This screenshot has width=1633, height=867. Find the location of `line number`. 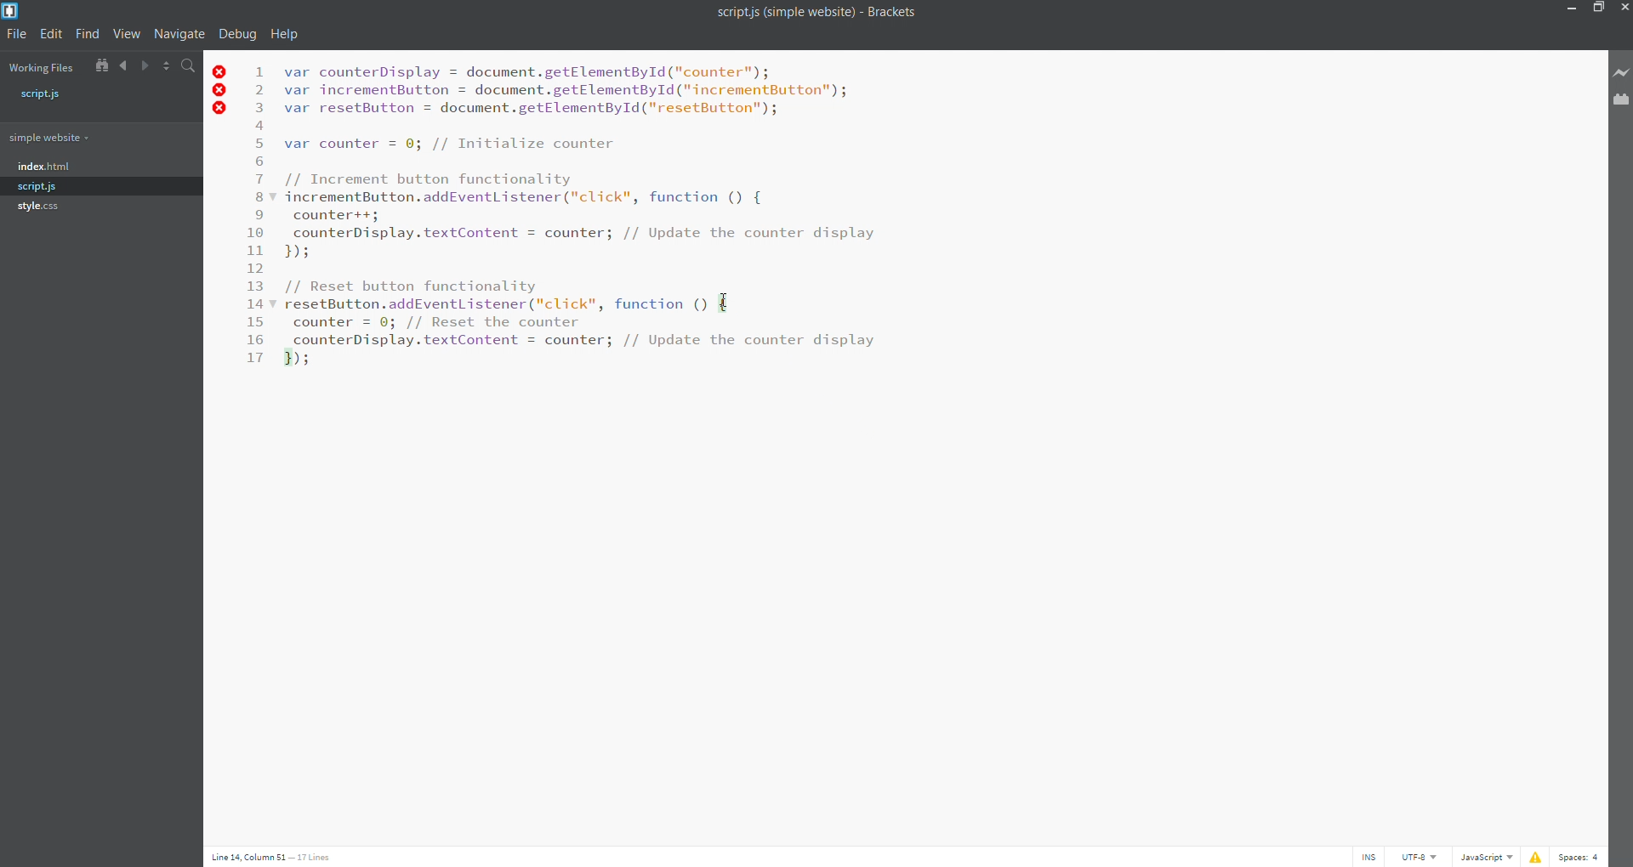

line number is located at coordinates (256, 217).